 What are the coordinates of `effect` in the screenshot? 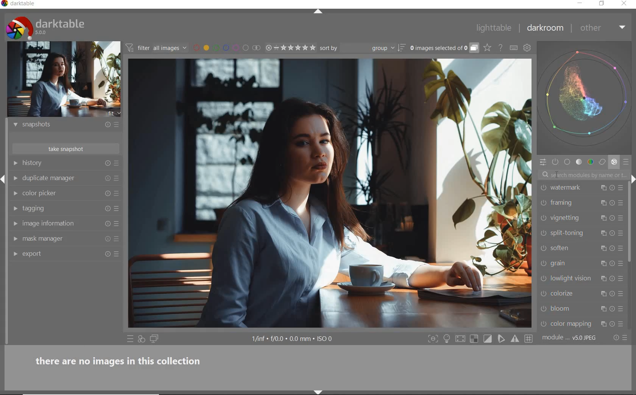 It's located at (614, 163).